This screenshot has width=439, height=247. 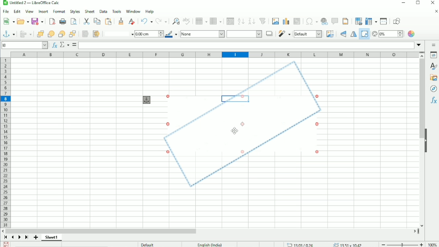 What do you see at coordinates (244, 125) in the screenshot?
I see `Image rotated` at bounding box center [244, 125].